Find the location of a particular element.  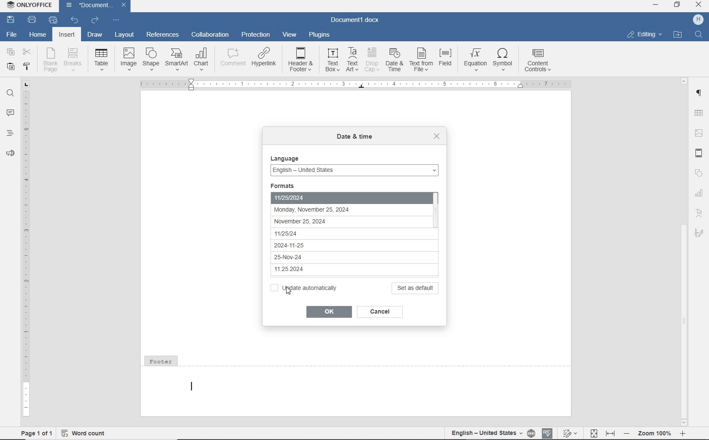

PASTE is located at coordinates (10, 67).